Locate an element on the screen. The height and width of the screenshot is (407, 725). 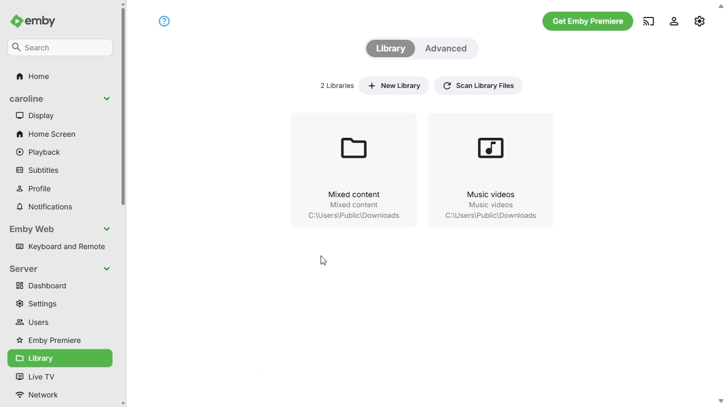
emby logo is located at coordinates (18, 21).